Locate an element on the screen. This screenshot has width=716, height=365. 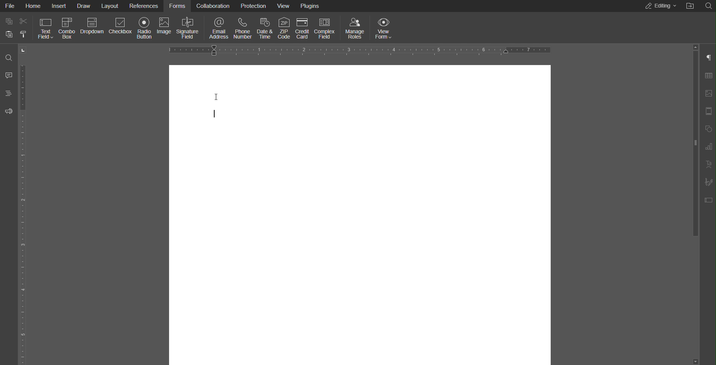
Graph Settings is located at coordinates (706, 147).